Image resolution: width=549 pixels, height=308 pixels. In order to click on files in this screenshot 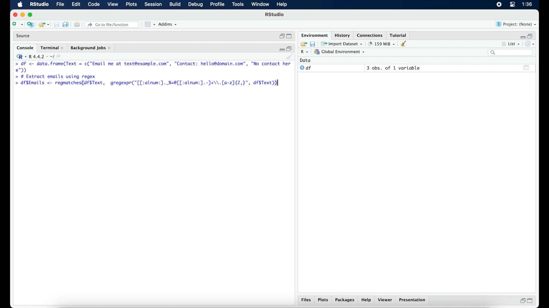, I will do `click(305, 300)`.